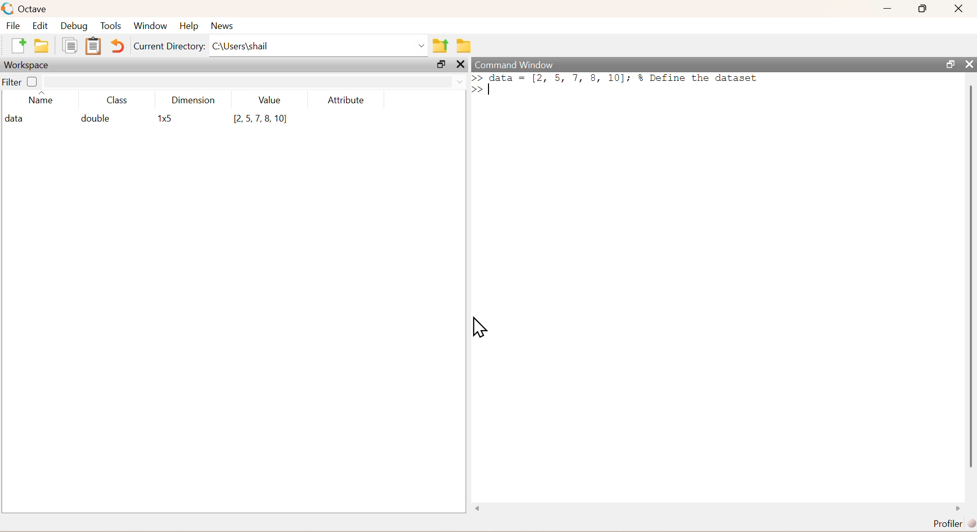 The image size is (977, 532). What do you see at coordinates (462, 64) in the screenshot?
I see `close` at bounding box center [462, 64].